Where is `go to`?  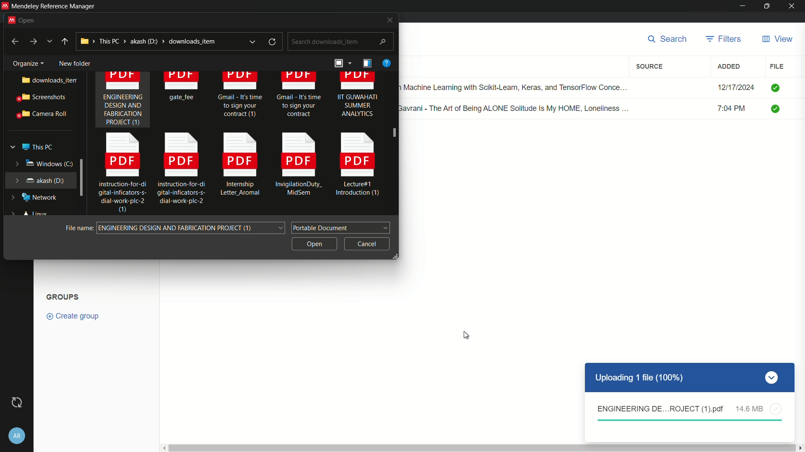
go to is located at coordinates (33, 42).